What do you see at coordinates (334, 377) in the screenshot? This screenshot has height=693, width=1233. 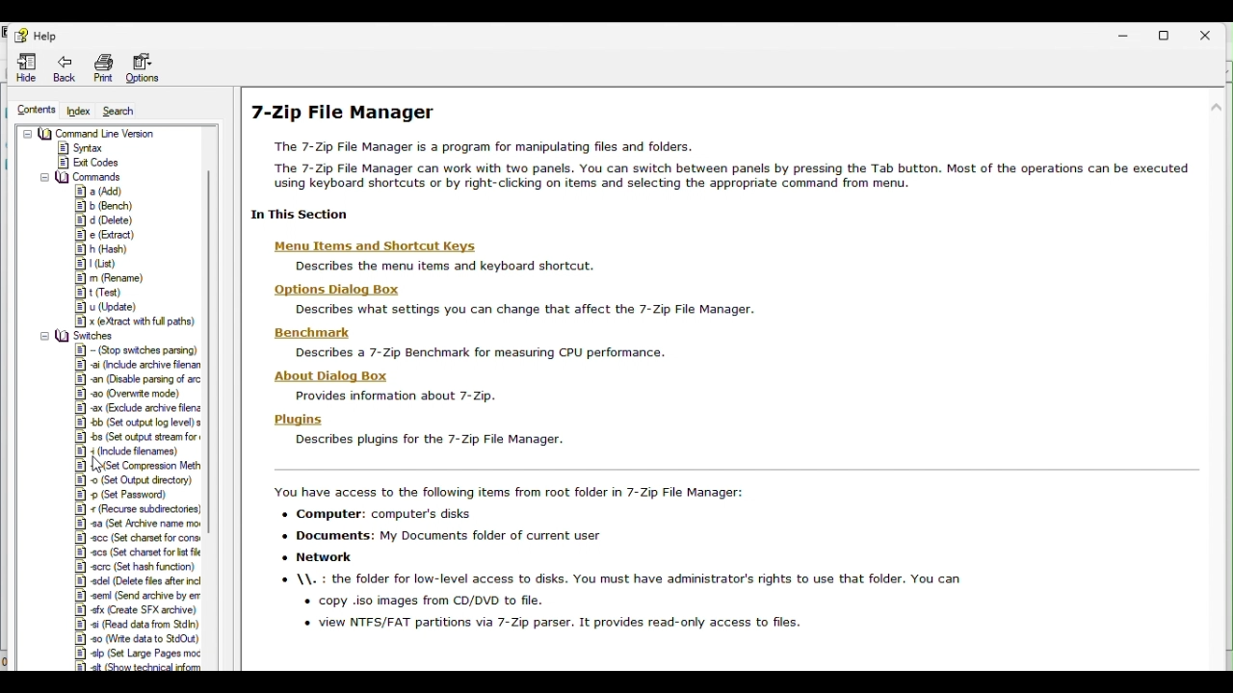 I see `about this` at bounding box center [334, 377].